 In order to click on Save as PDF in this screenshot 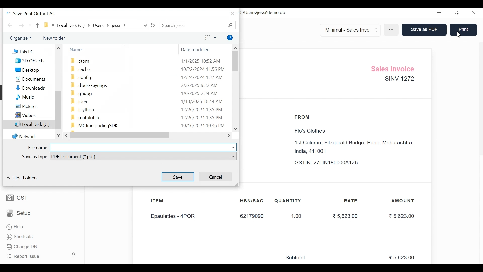, I will do `click(423, 30)`.